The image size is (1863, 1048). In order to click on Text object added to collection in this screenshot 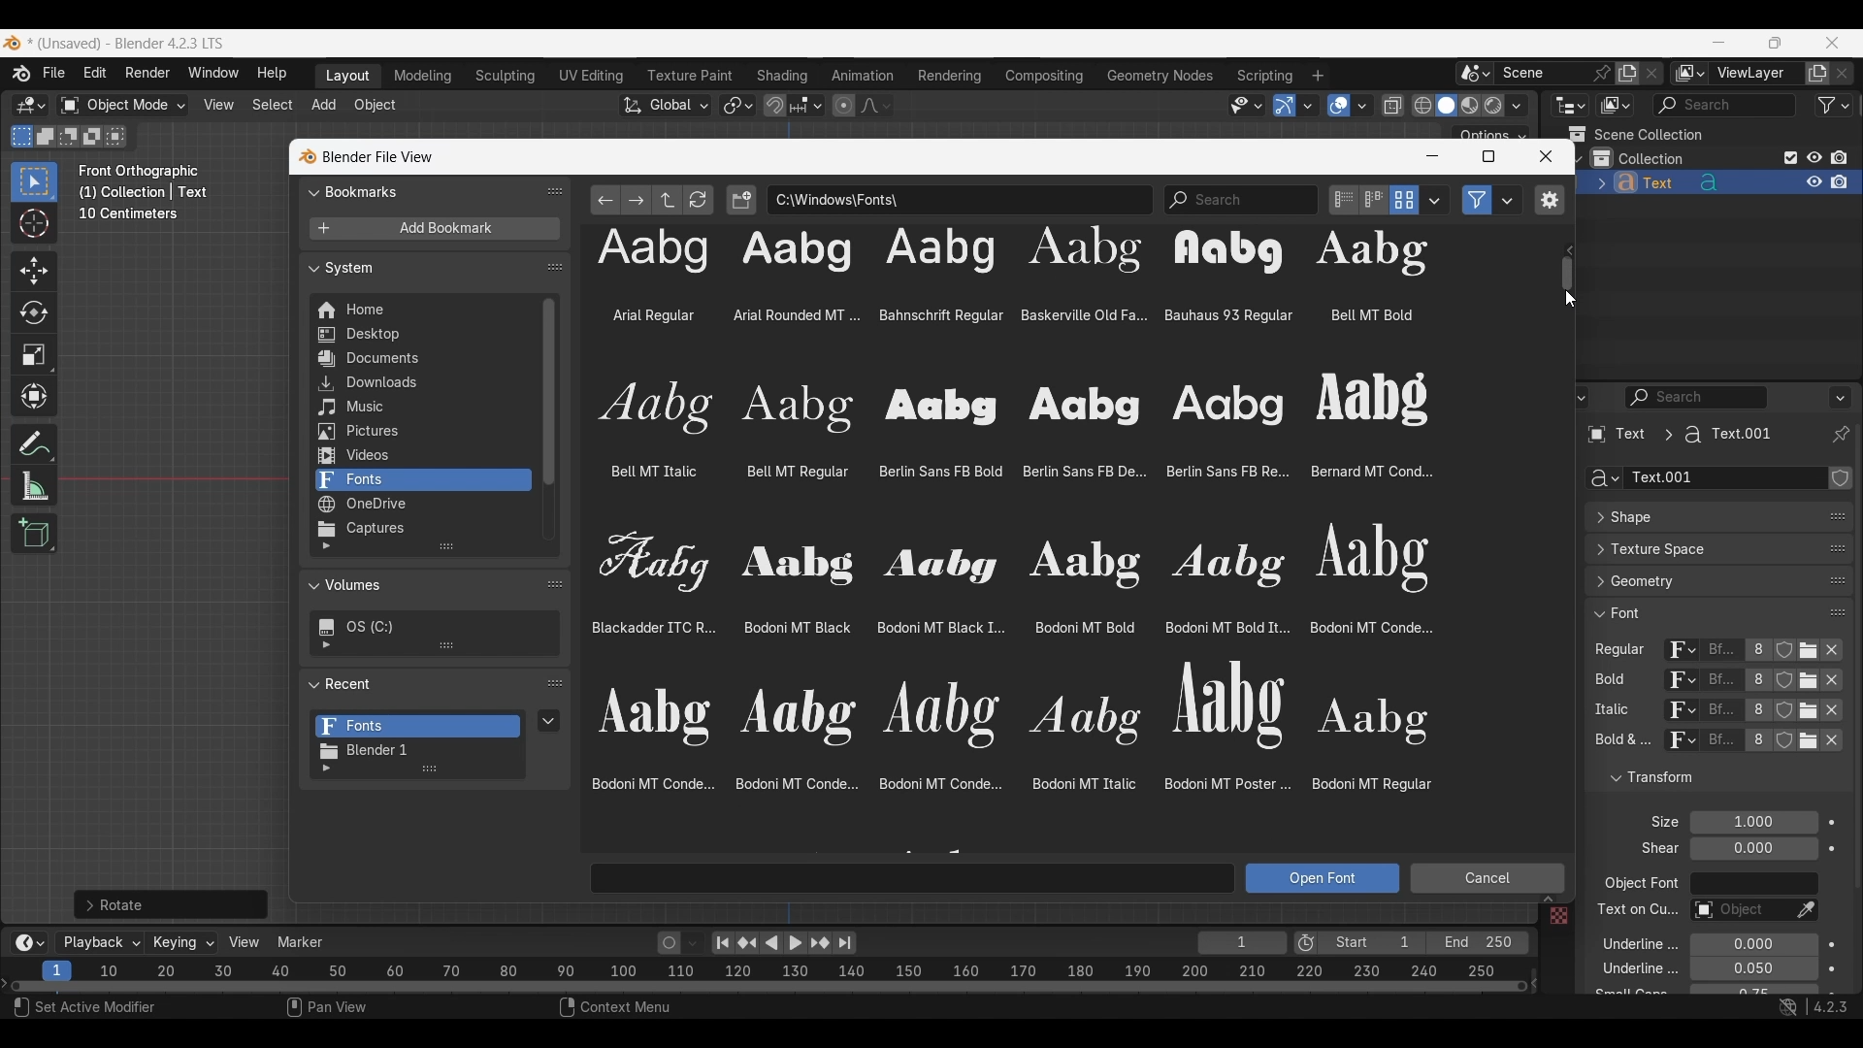, I will do `click(1719, 183)`.